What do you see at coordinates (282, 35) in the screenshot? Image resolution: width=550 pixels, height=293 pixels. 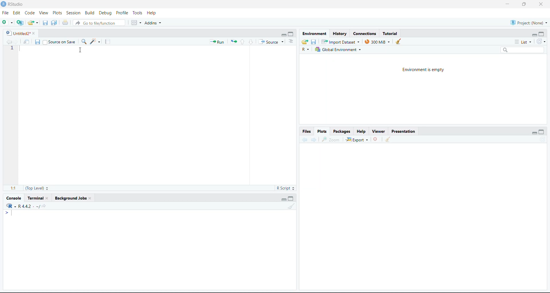 I see `hide r script` at bounding box center [282, 35].